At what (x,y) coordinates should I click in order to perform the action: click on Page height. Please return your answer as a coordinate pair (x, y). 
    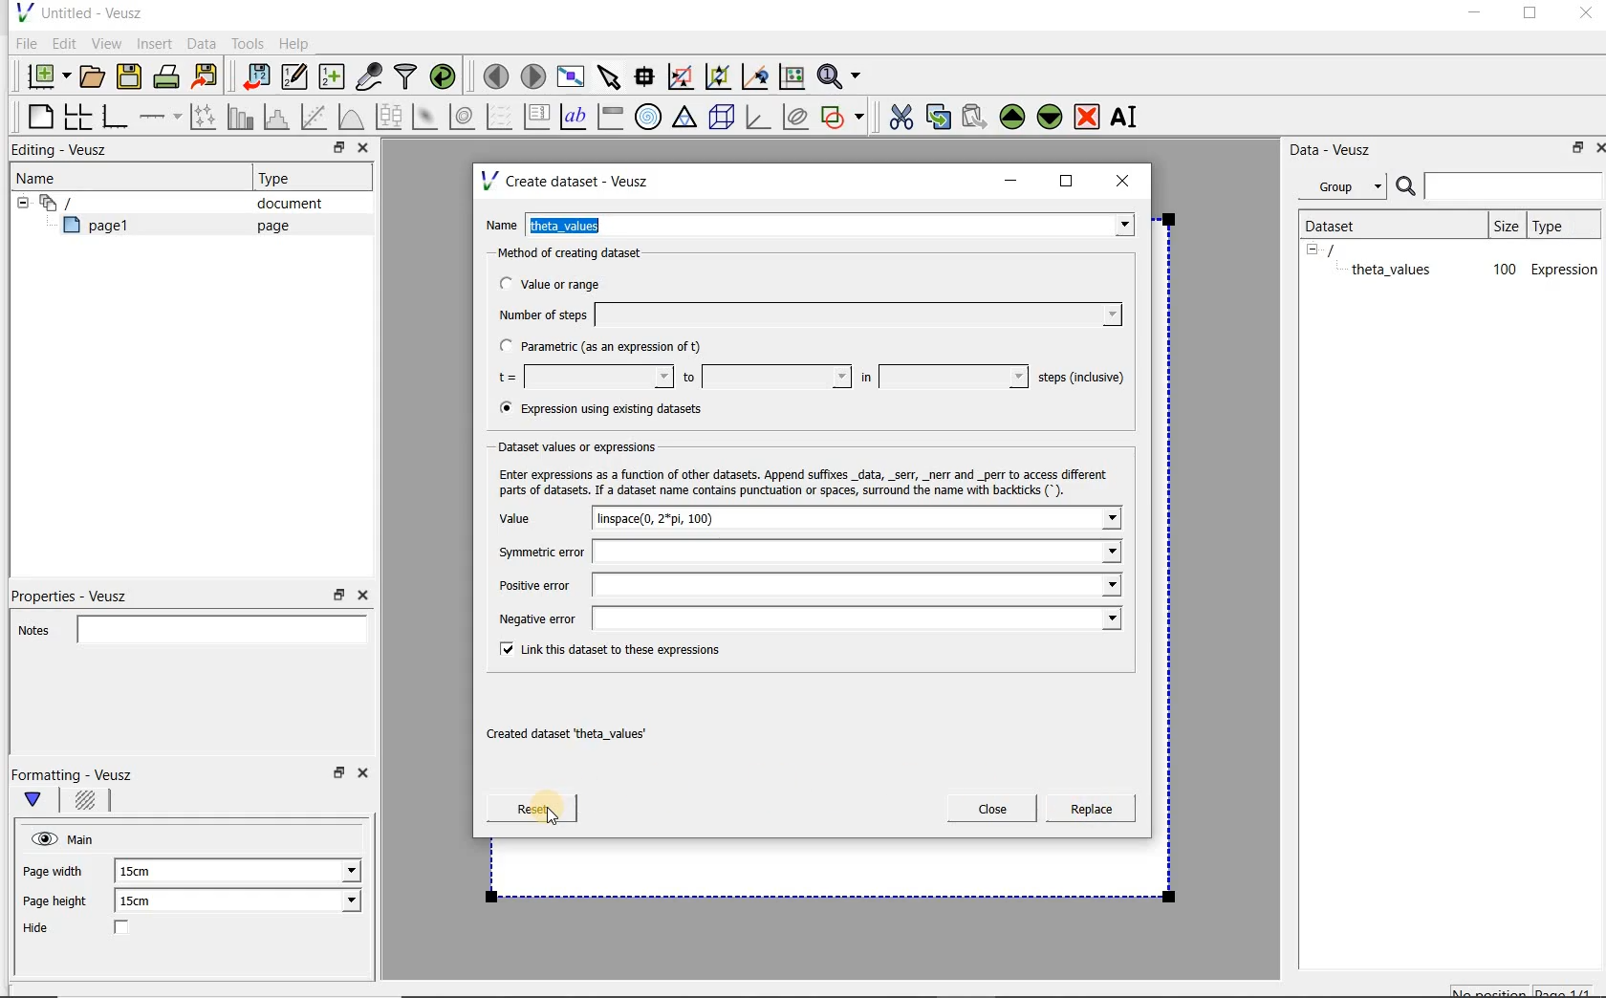
    Looking at the image, I should click on (61, 903).